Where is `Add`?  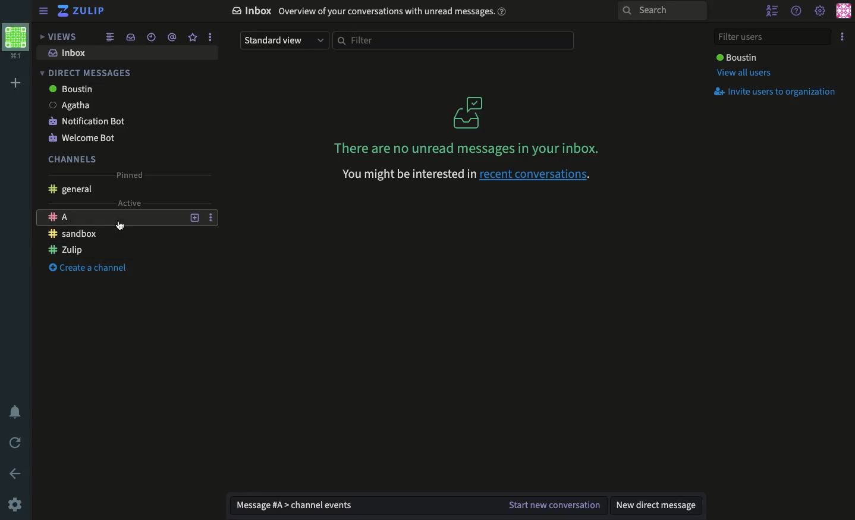 Add is located at coordinates (18, 83).